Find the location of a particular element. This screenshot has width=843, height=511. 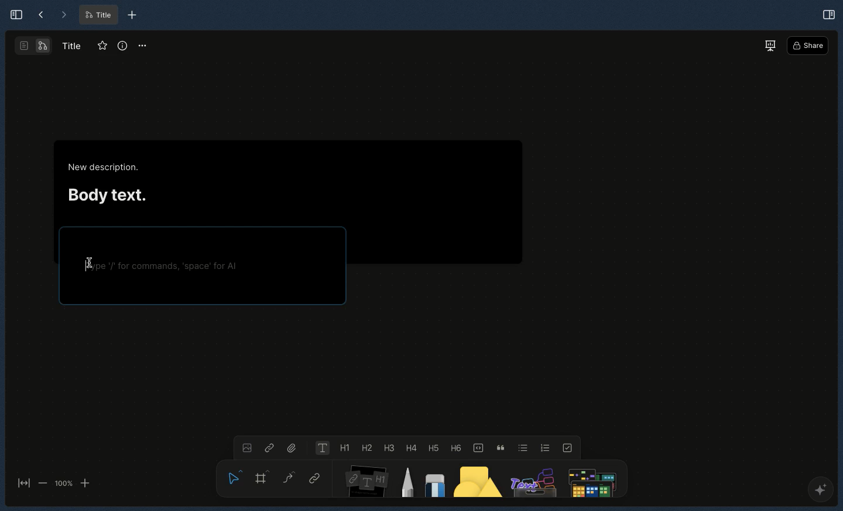

Text is located at coordinates (321, 448).